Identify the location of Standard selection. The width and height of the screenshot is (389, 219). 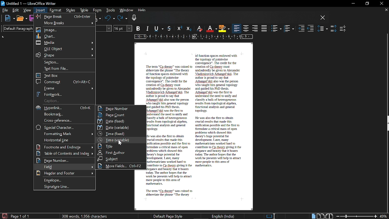
(271, 216).